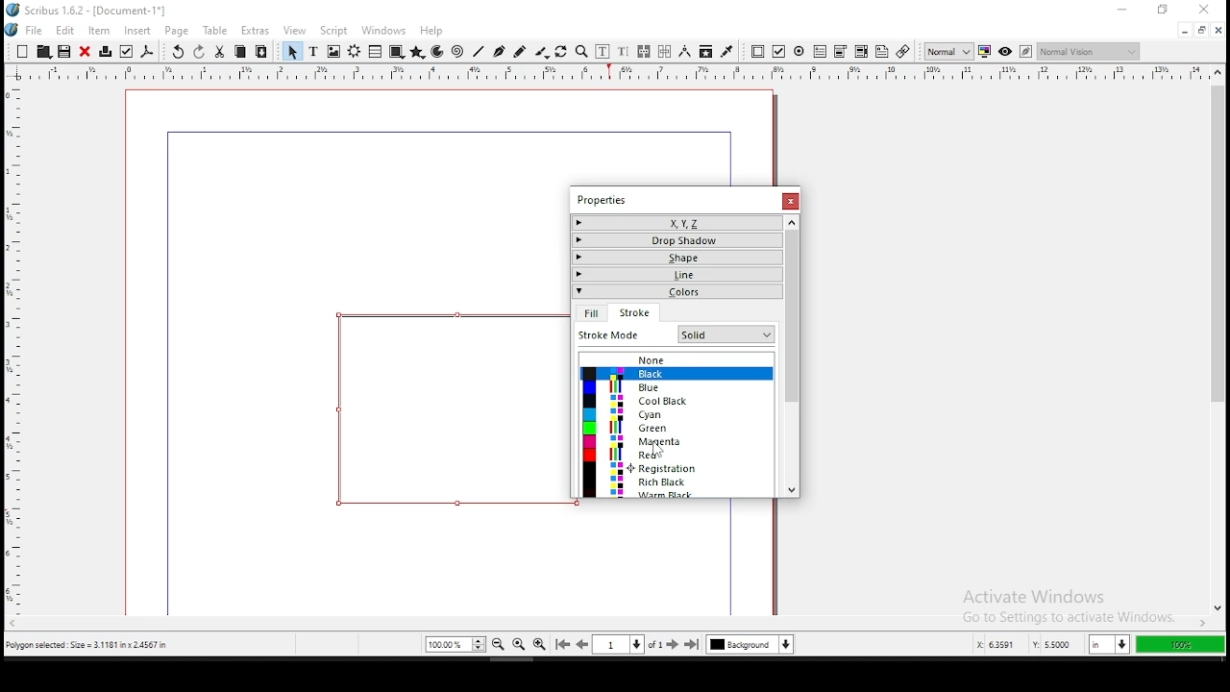  What do you see at coordinates (676, 224) in the screenshot?
I see `x,y,z` at bounding box center [676, 224].